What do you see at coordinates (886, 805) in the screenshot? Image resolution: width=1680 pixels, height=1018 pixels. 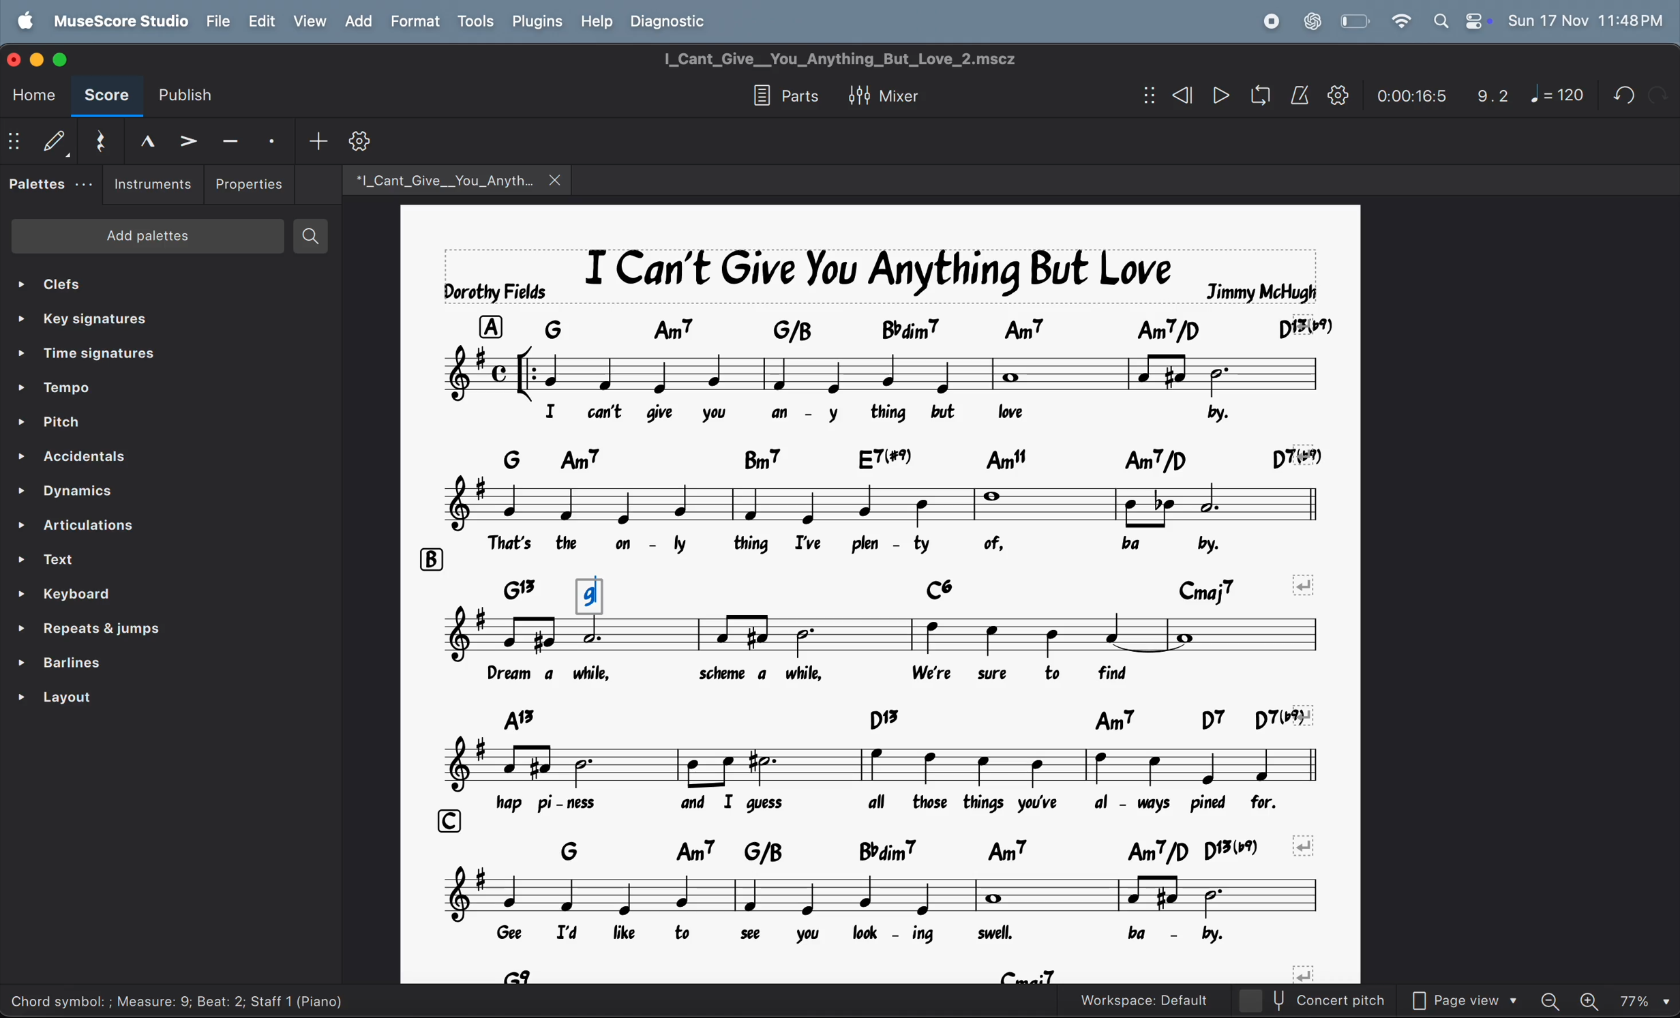 I see `lyrics` at bounding box center [886, 805].